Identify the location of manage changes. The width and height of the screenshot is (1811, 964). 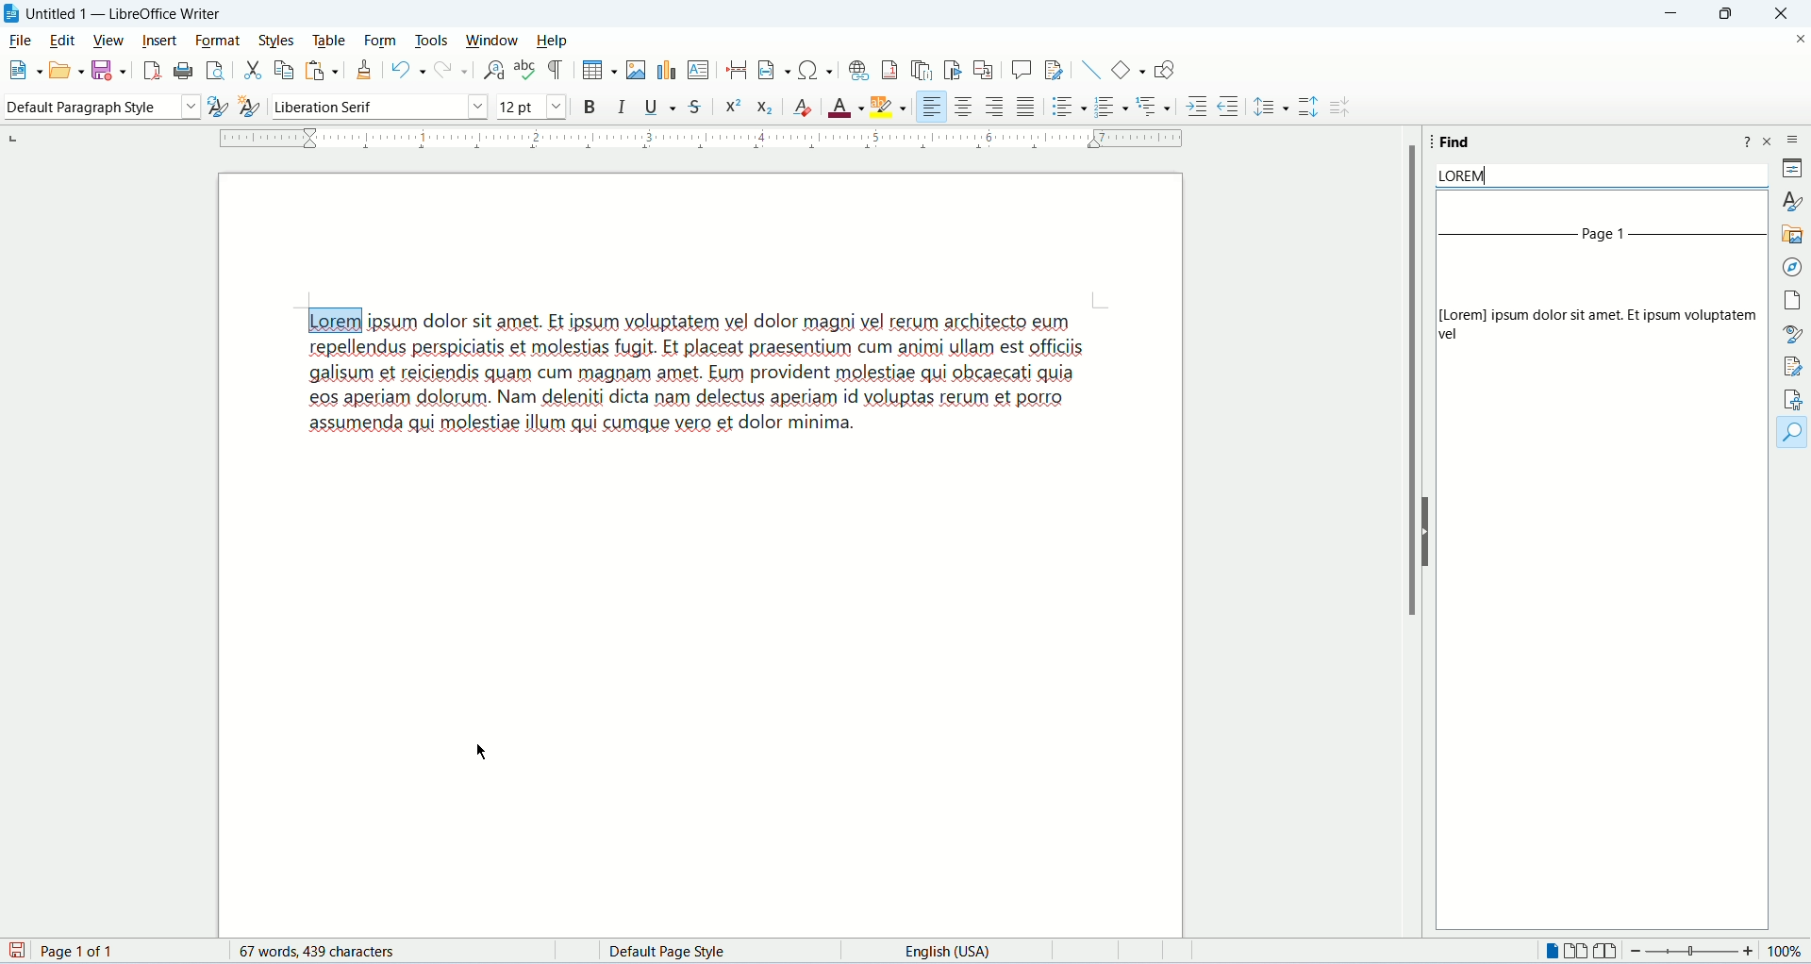
(1794, 369).